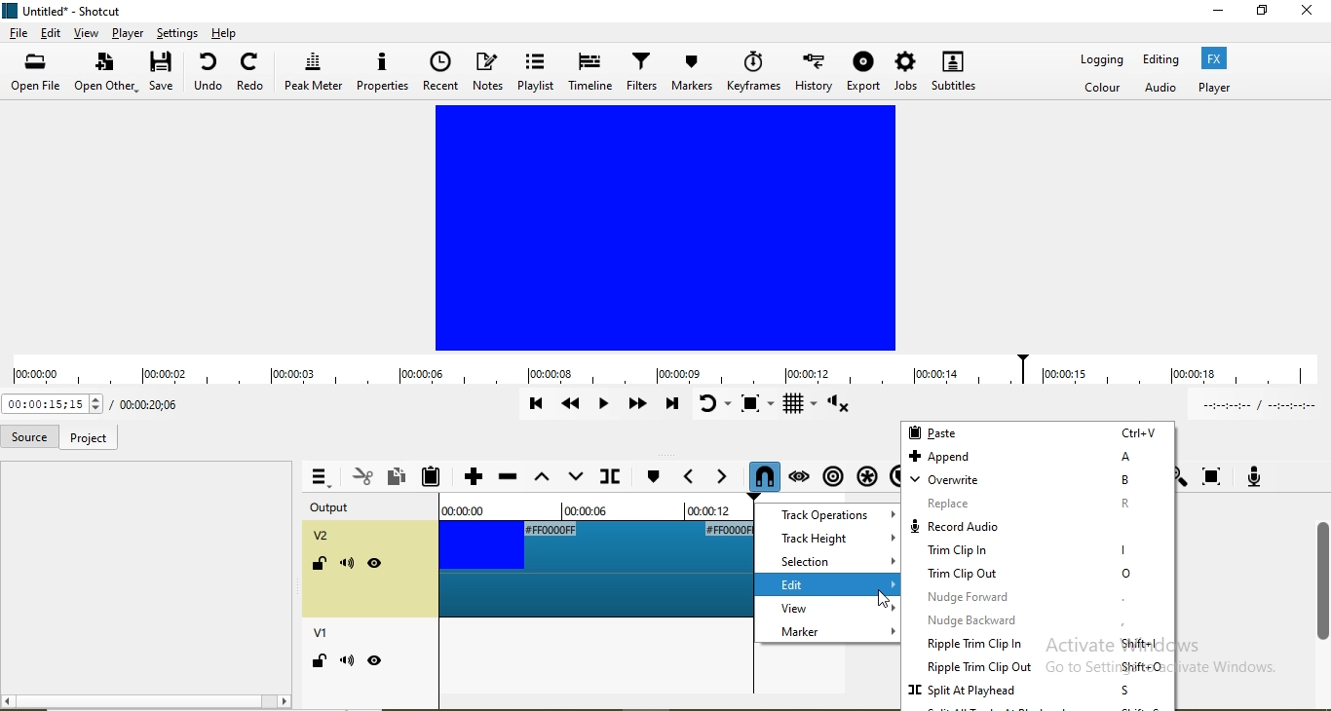 The image size is (1331, 711). I want to click on file name, so click(65, 13).